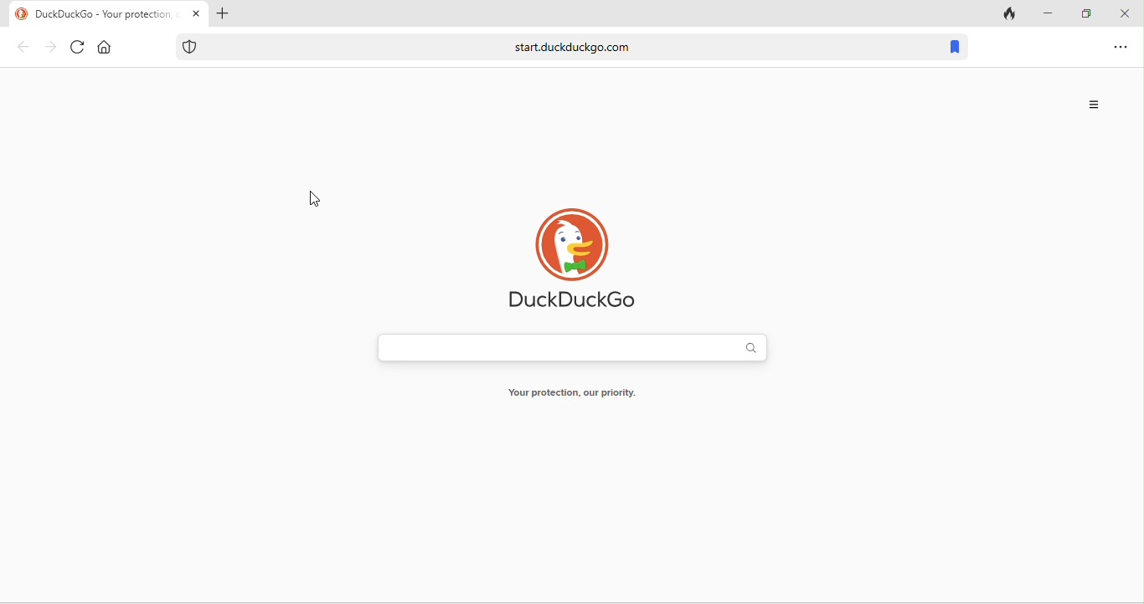 The height and width of the screenshot is (604, 1144). Describe the element at coordinates (1013, 14) in the screenshot. I see `track tab` at that location.